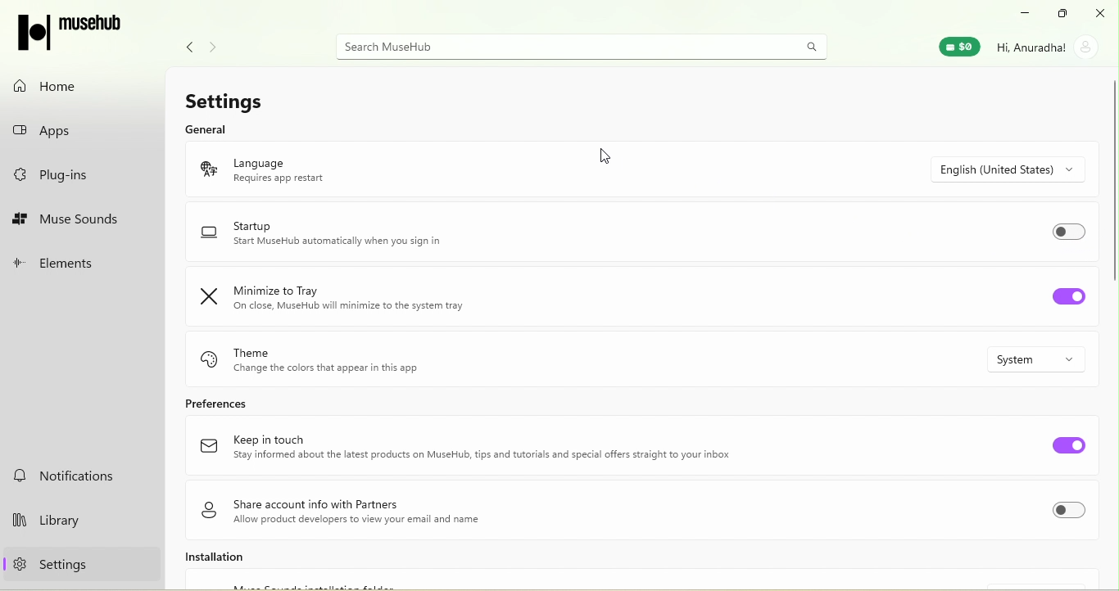 The image size is (1119, 591). Describe the element at coordinates (206, 130) in the screenshot. I see `General` at that location.